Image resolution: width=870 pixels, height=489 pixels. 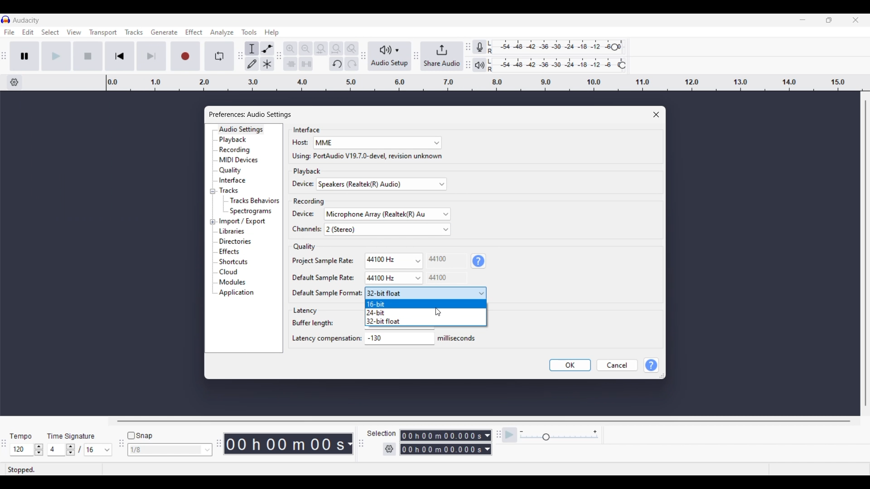 What do you see at coordinates (425, 312) in the screenshot?
I see `24 bit` at bounding box center [425, 312].